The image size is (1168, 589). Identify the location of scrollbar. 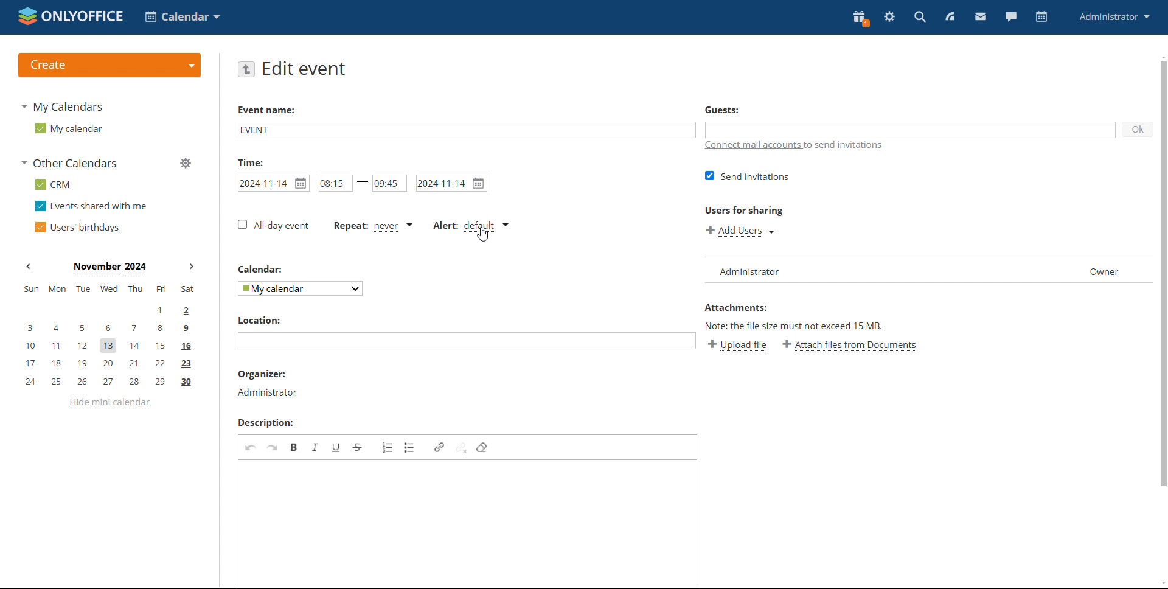
(1163, 274).